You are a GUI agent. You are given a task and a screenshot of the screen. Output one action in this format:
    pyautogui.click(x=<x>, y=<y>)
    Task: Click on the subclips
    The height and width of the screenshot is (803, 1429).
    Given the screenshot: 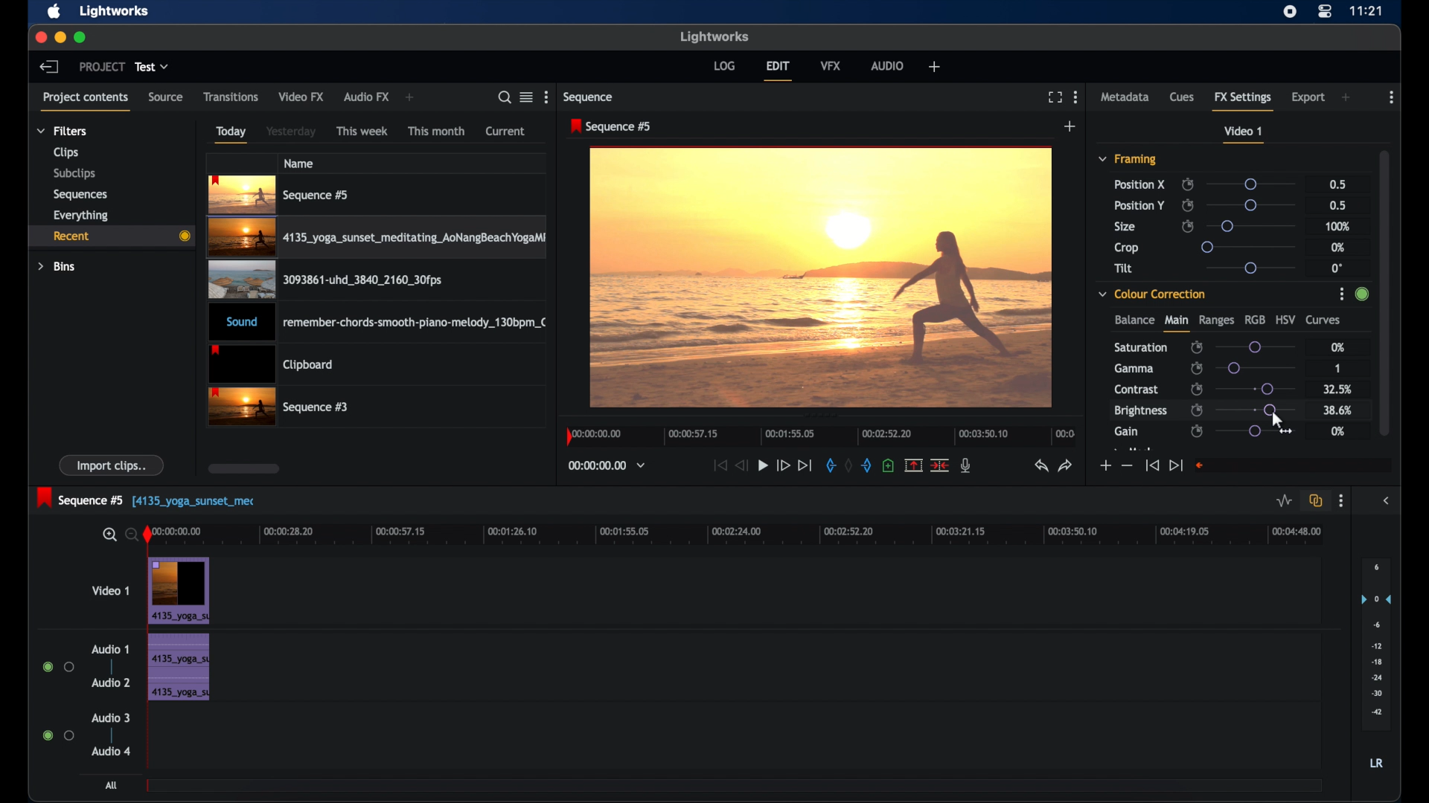 What is the action you would take?
    pyautogui.click(x=75, y=173)
    